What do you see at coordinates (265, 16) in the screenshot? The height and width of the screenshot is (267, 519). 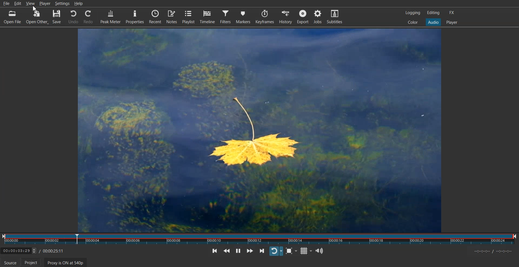 I see `Keyframes` at bounding box center [265, 16].